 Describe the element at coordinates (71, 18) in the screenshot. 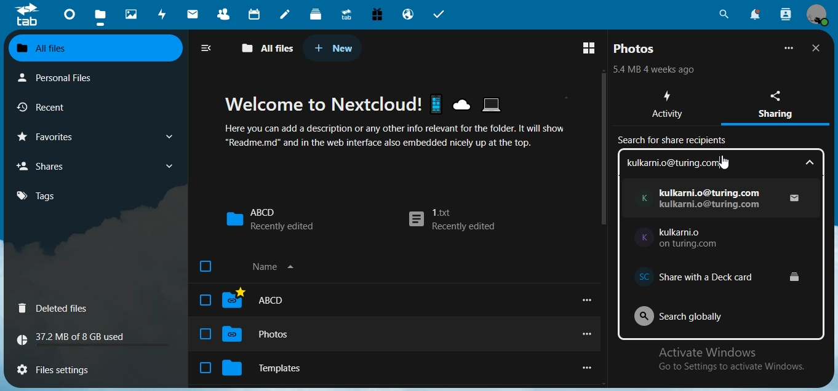

I see `dashboard` at that location.